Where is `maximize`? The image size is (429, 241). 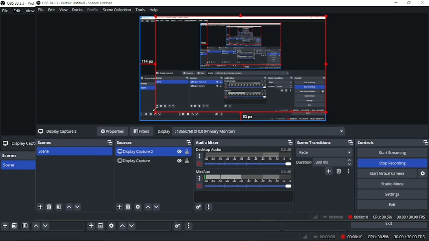
maximize is located at coordinates (290, 143).